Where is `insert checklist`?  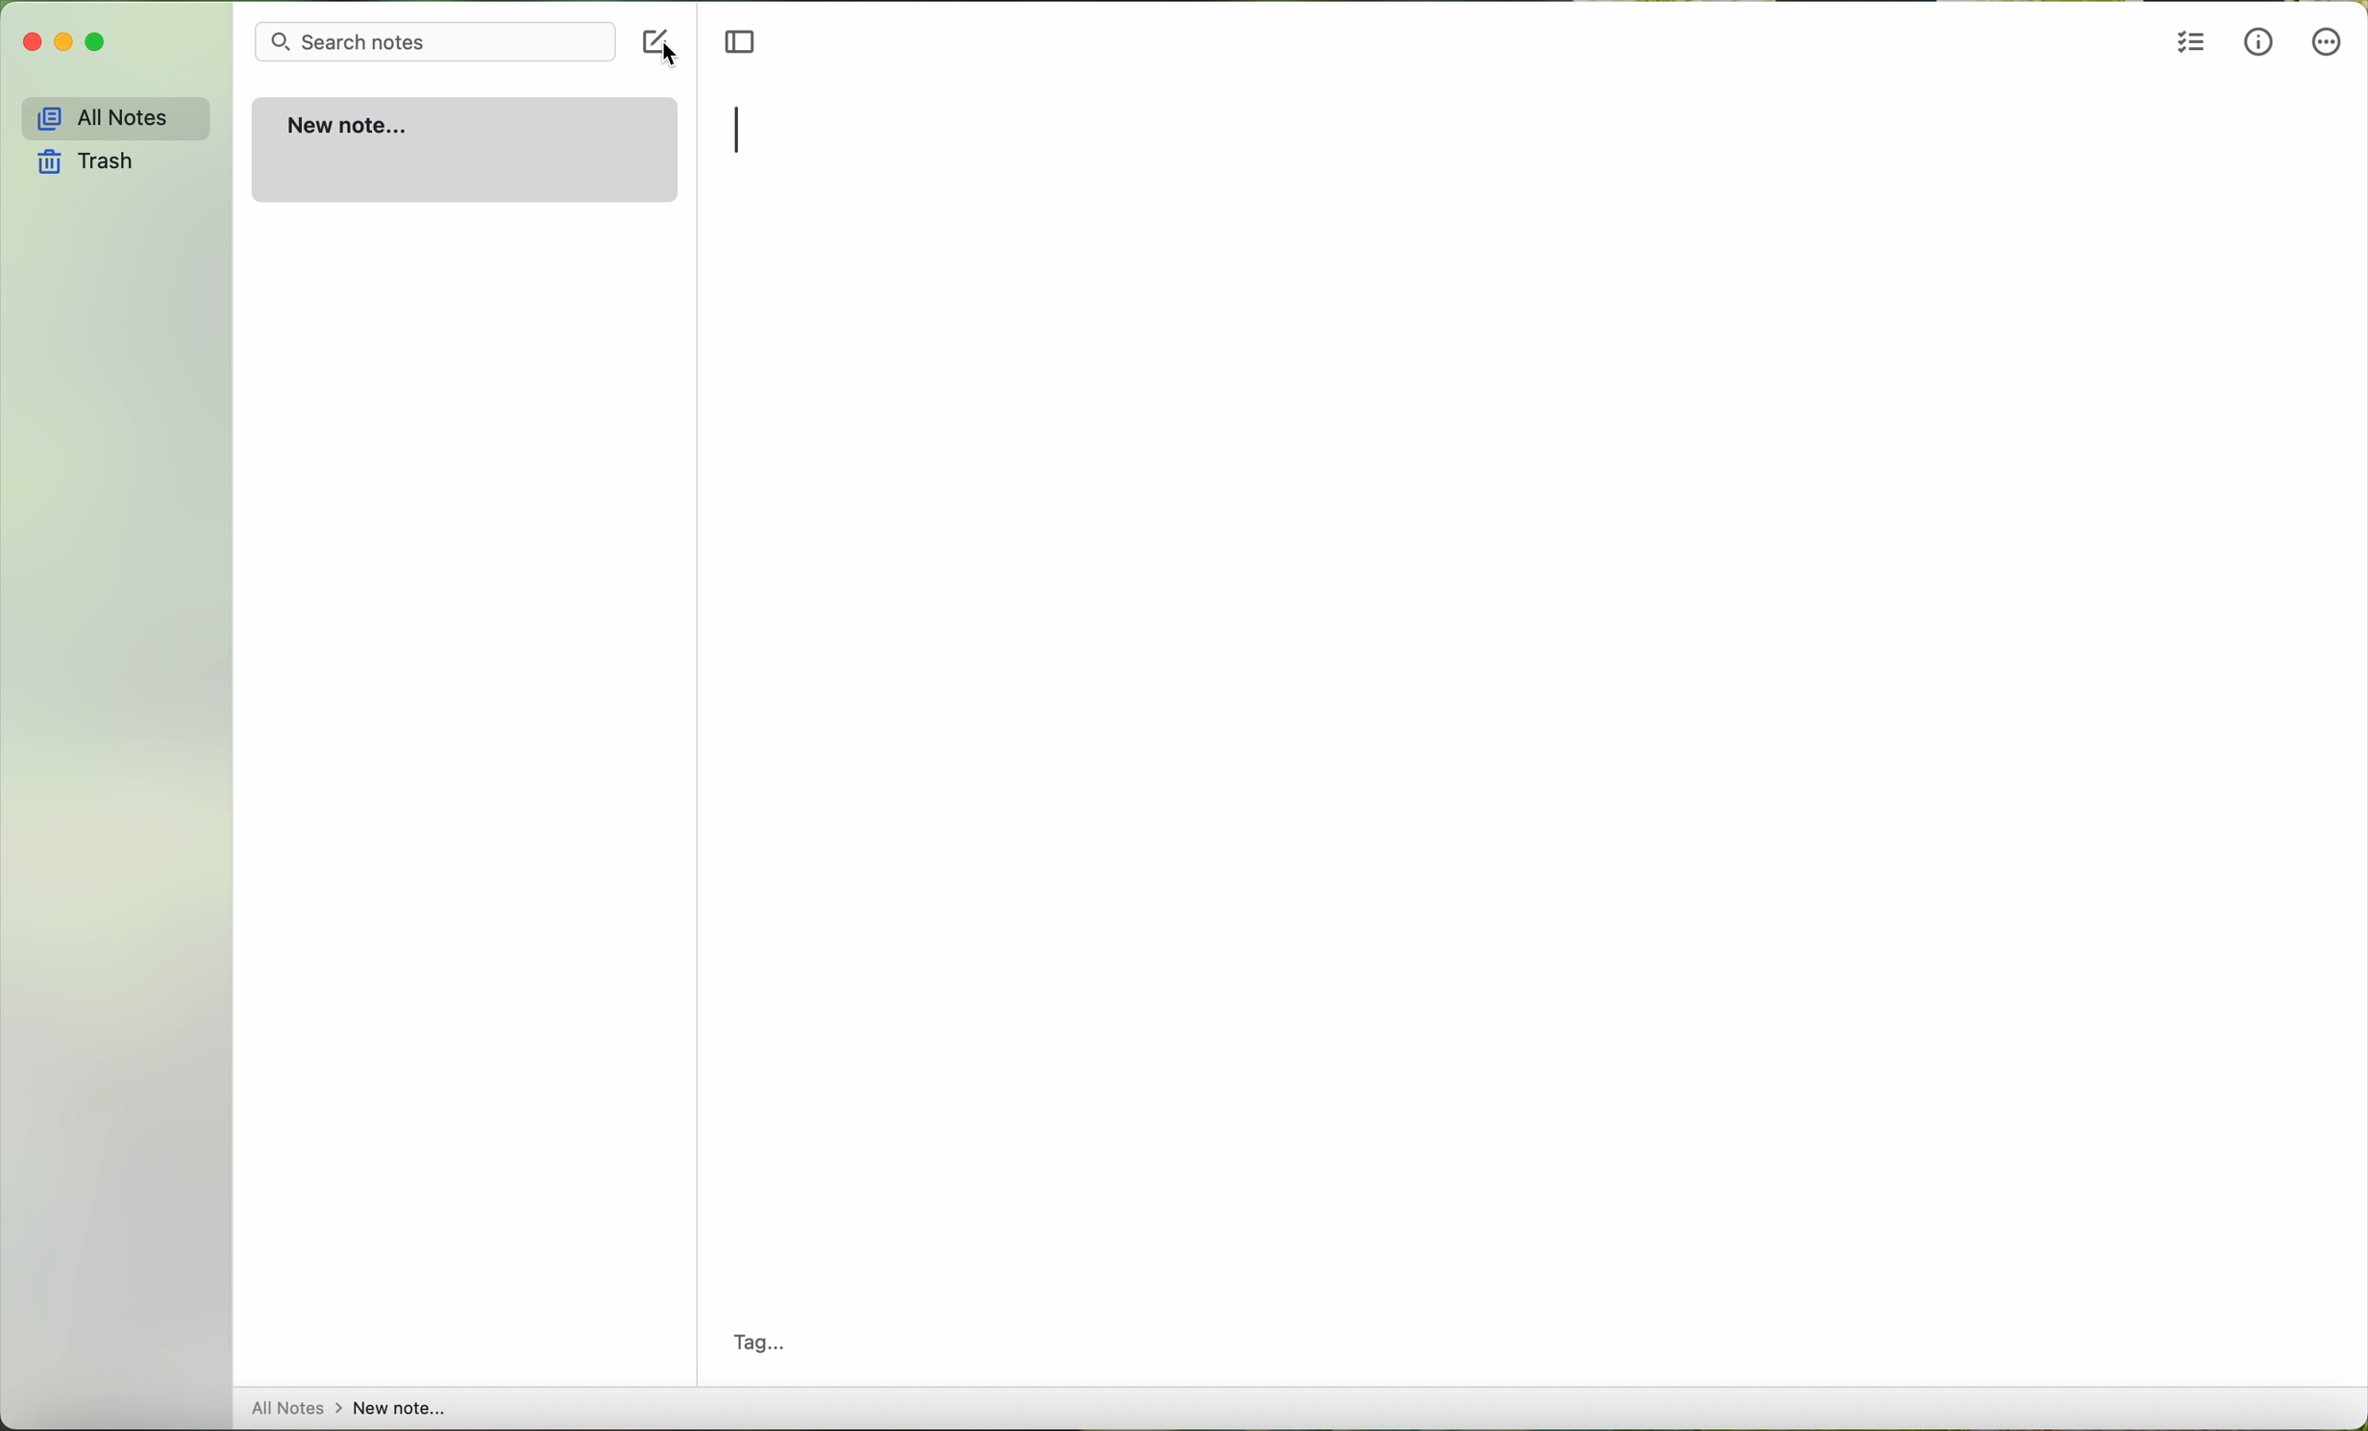 insert checklist is located at coordinates (2190, 43).